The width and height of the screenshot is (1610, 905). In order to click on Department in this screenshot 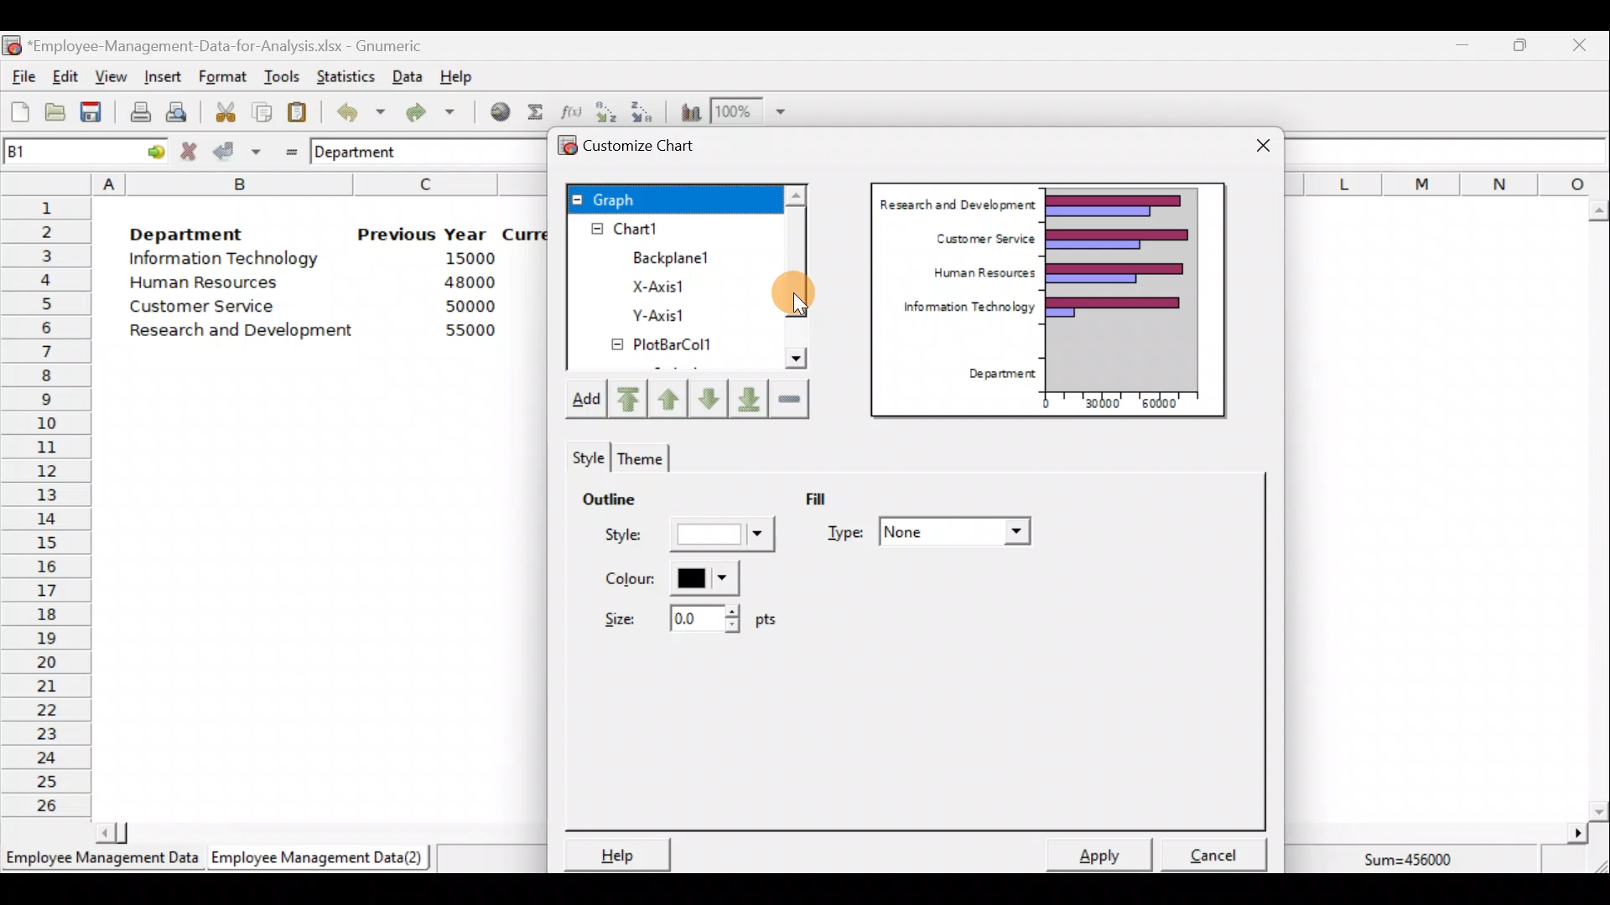, I will do `click(366, 151)`.